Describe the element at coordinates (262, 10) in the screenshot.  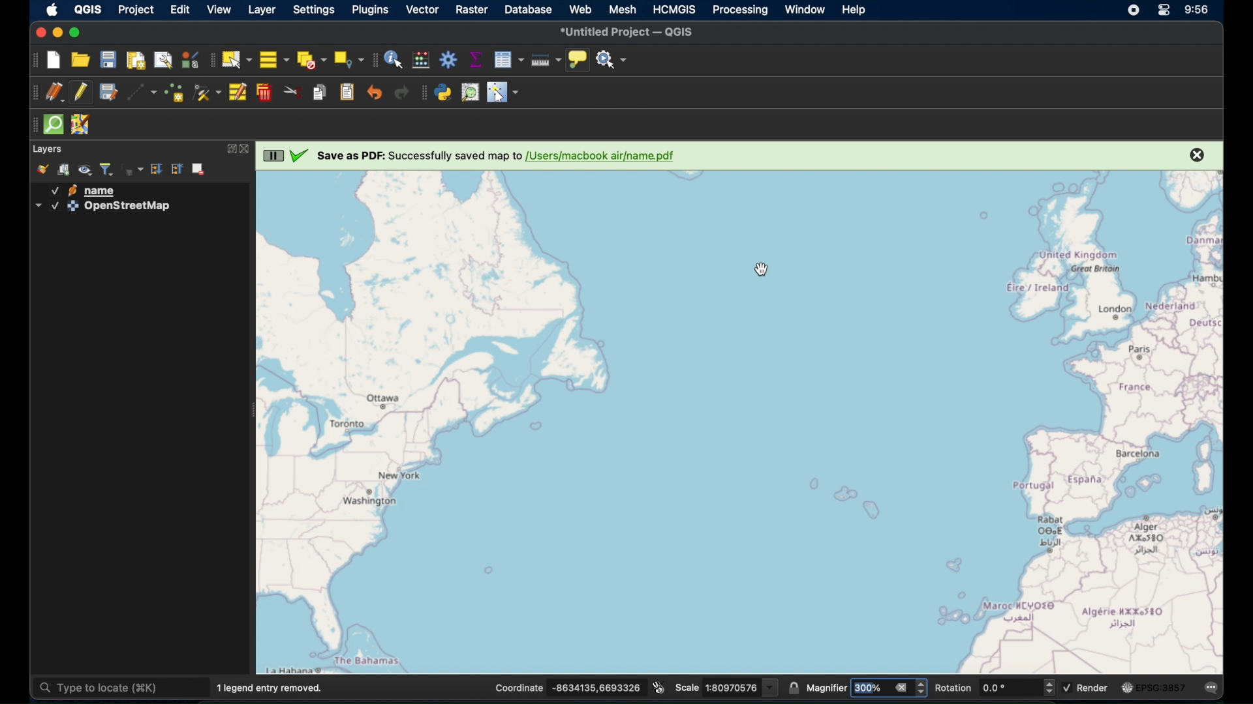
I see `layer` at that location.